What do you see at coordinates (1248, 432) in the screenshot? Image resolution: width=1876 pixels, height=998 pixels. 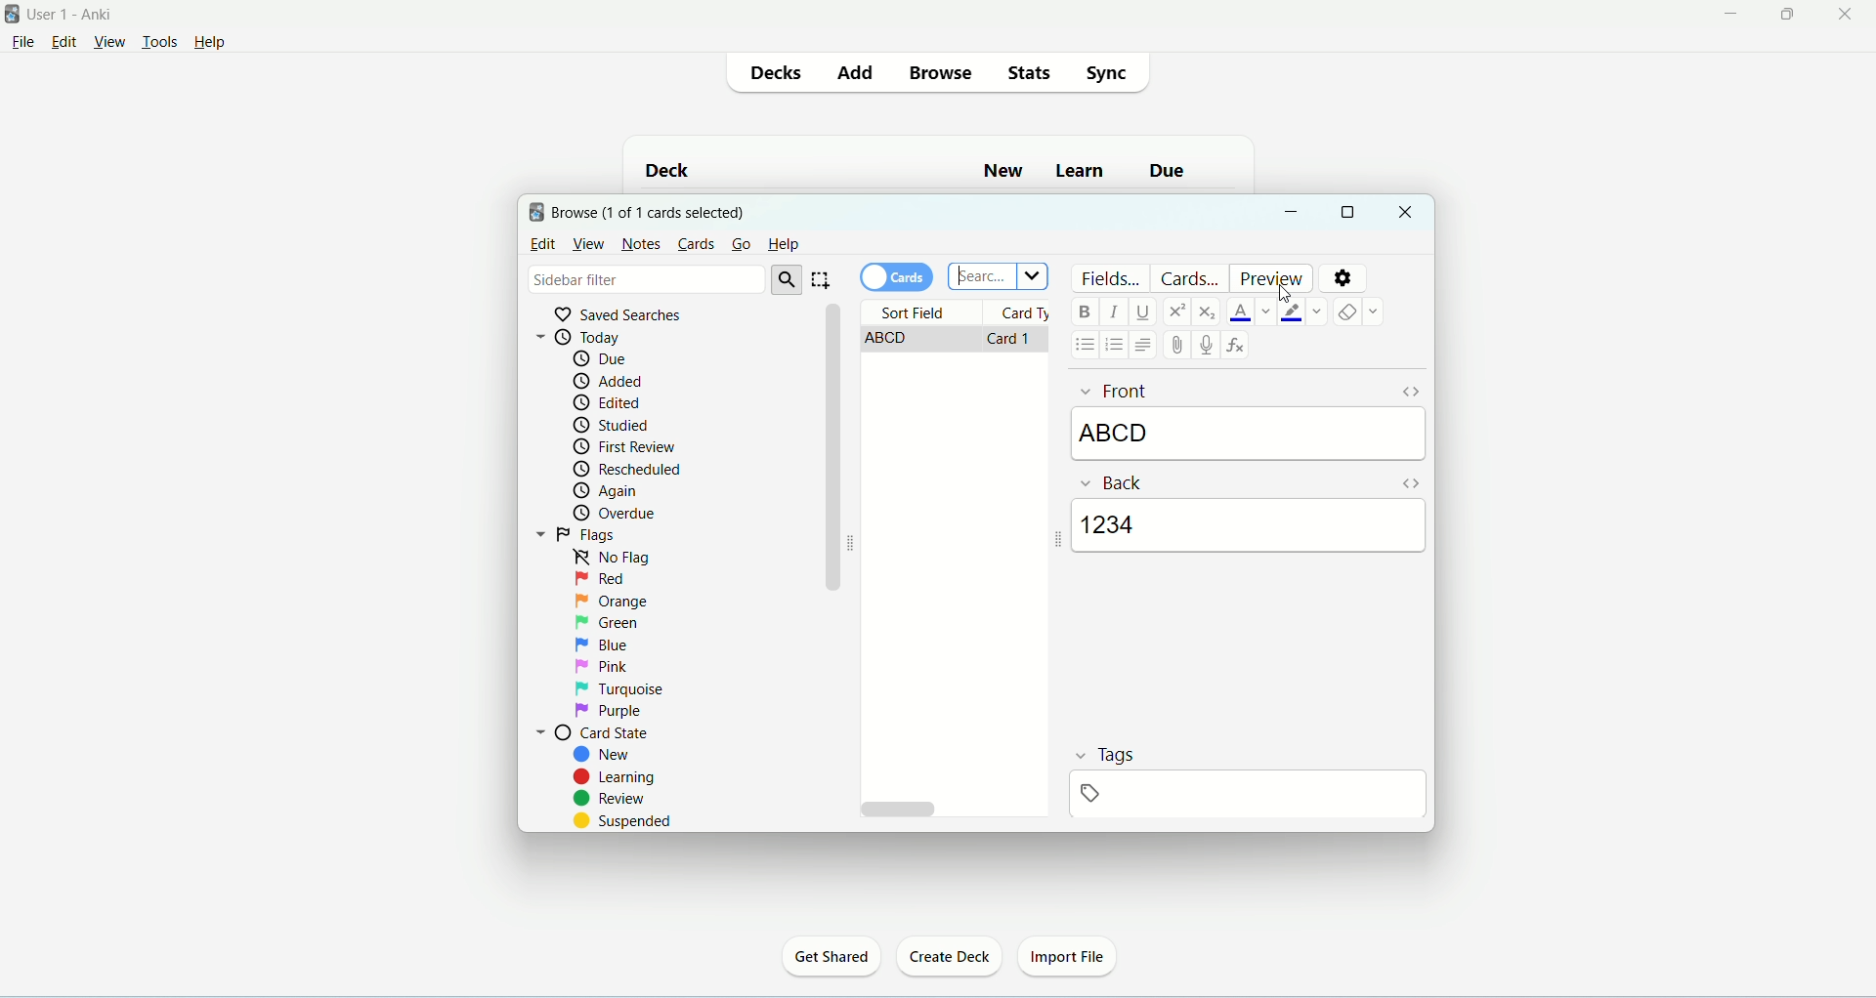 I see `ABCD` at bounding box center [1248, 432].